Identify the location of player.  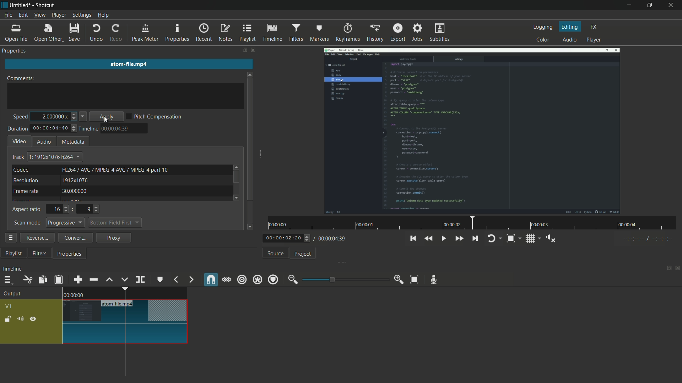
(596, 40).